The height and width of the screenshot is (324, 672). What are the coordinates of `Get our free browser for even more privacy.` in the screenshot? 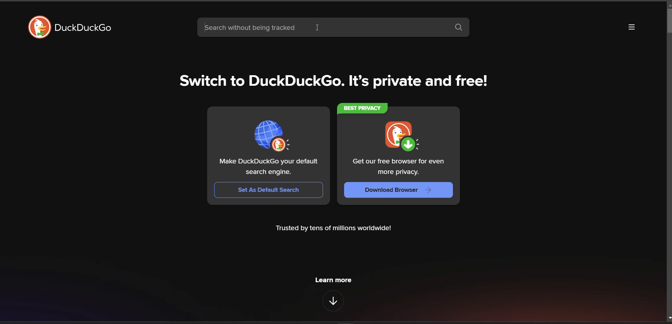 It's located at (399, 167).